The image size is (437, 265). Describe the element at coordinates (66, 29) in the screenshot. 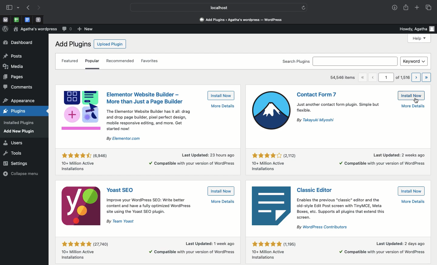

I see `Comment` at that location.